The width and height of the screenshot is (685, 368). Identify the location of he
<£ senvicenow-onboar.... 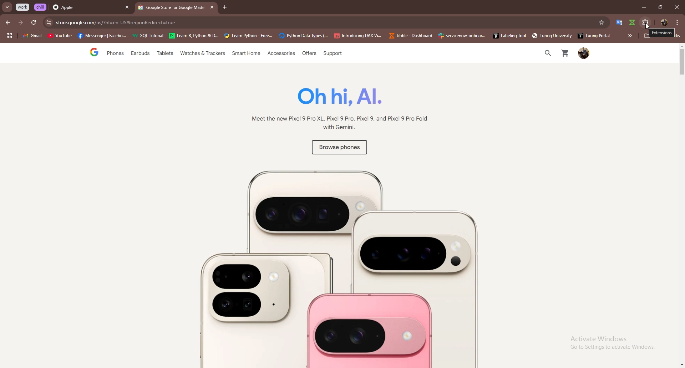
(462, 36).